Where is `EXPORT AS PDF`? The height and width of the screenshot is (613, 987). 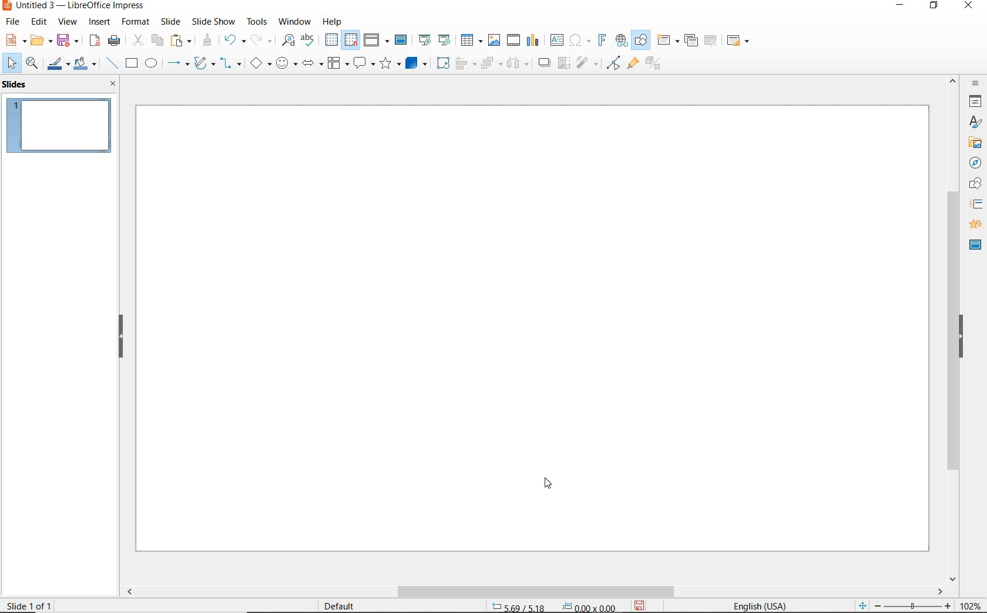 EXPORT AS PDF is located at coordinates (95, 41).